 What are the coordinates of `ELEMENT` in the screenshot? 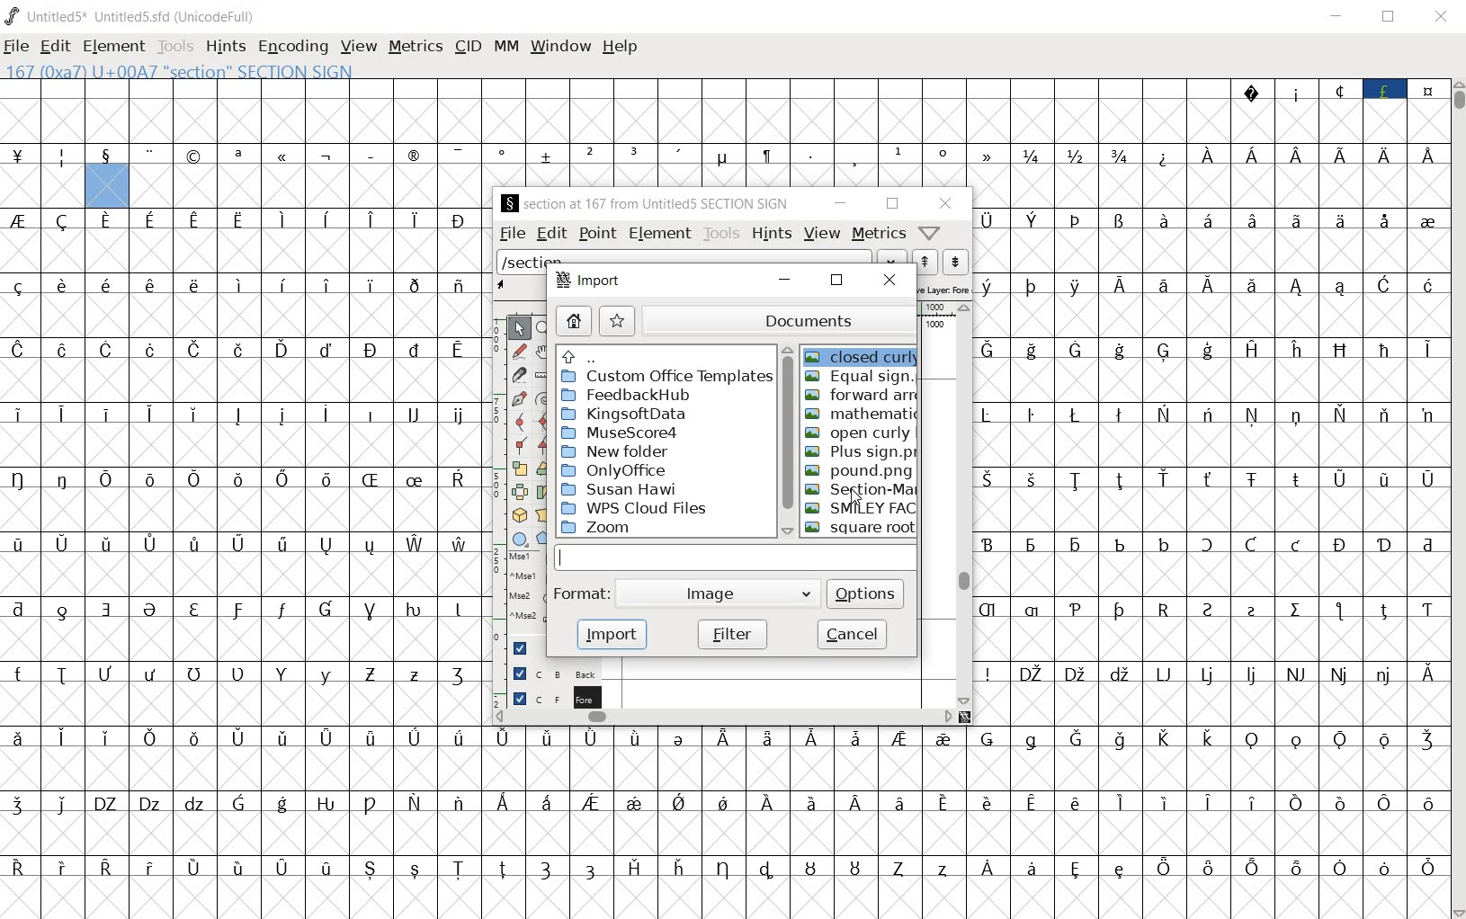 It's located at (114, 47).